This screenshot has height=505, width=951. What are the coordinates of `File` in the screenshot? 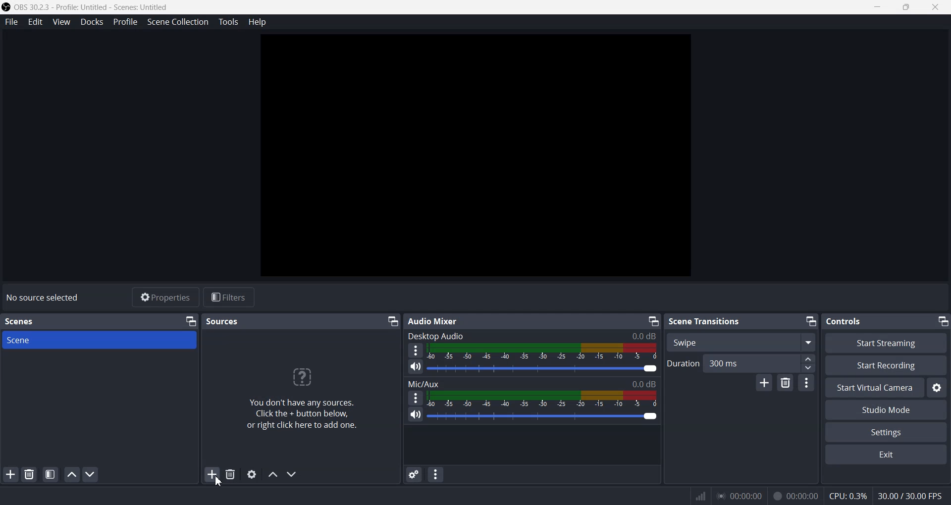 It's located at (11, 22).